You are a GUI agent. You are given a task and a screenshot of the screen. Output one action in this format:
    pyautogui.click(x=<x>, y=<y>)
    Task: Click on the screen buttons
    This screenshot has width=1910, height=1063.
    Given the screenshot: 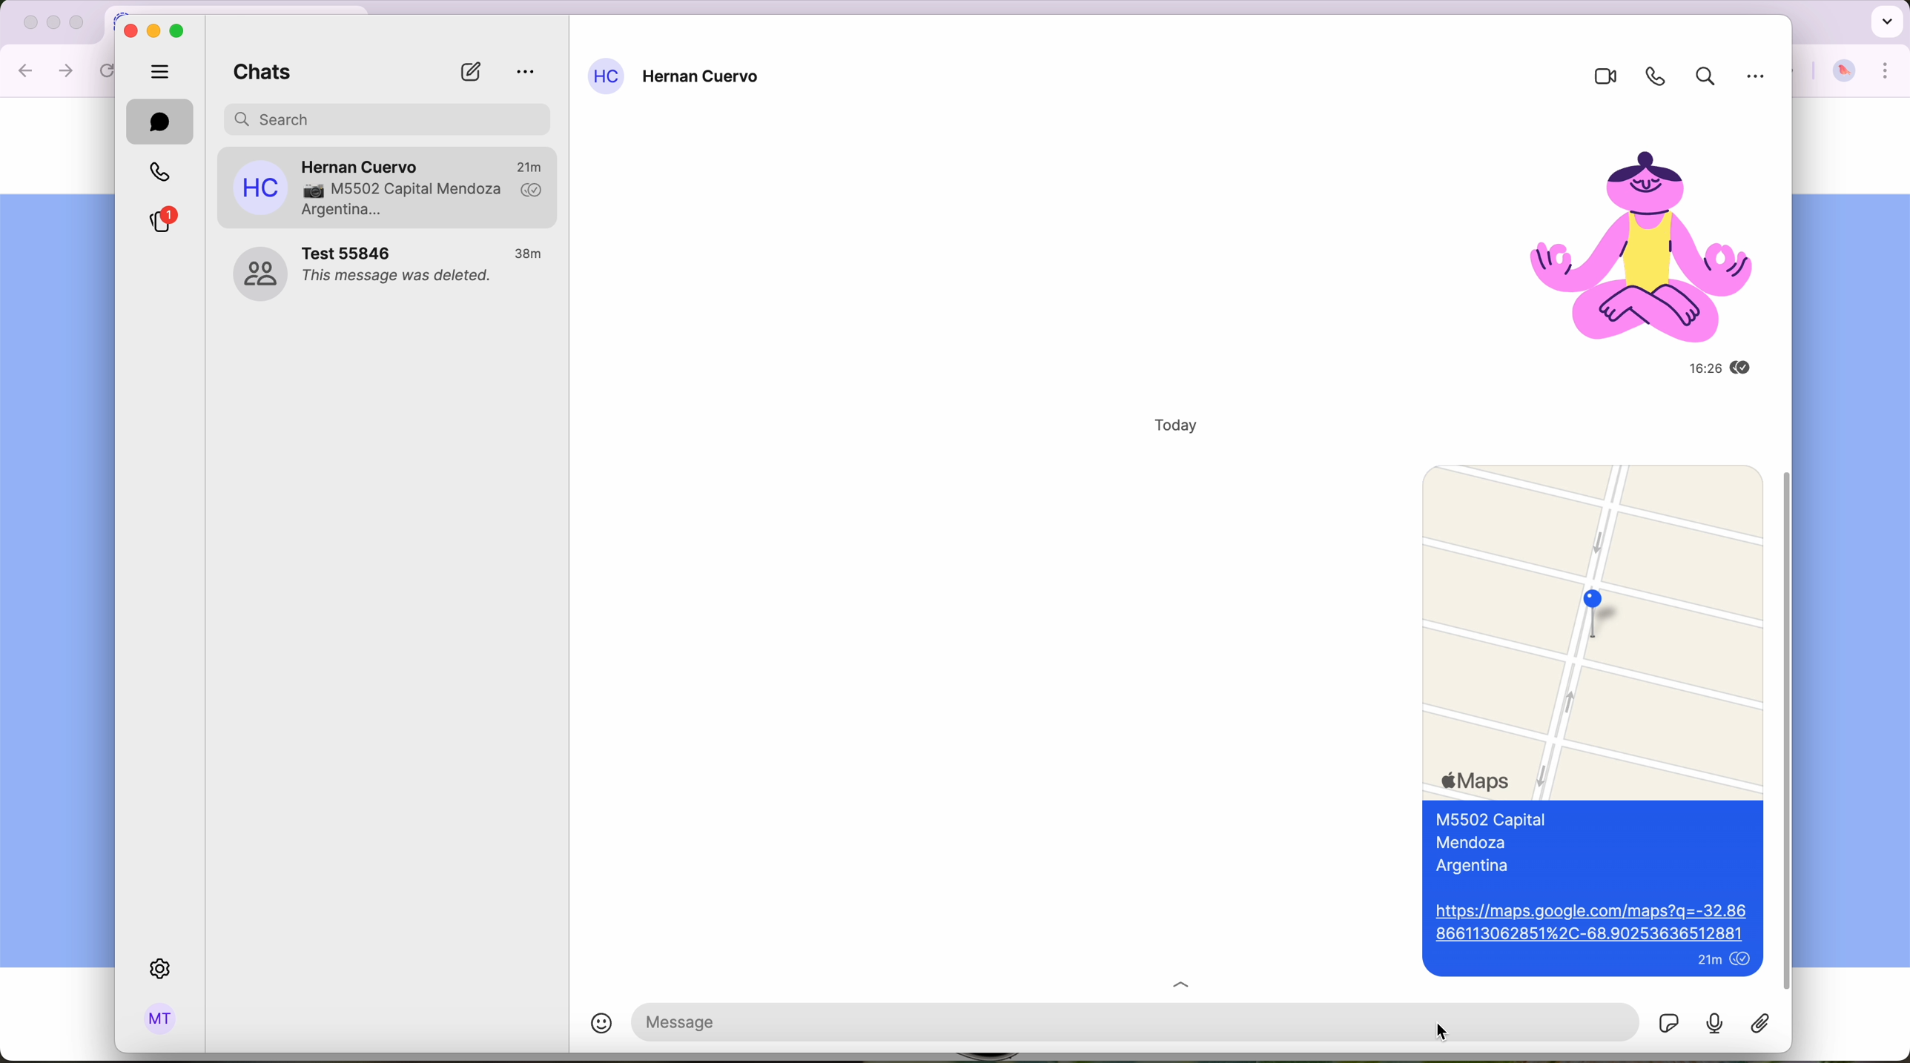 What is the action you would take?
    pyautogui.click(x=50, y=24)
    